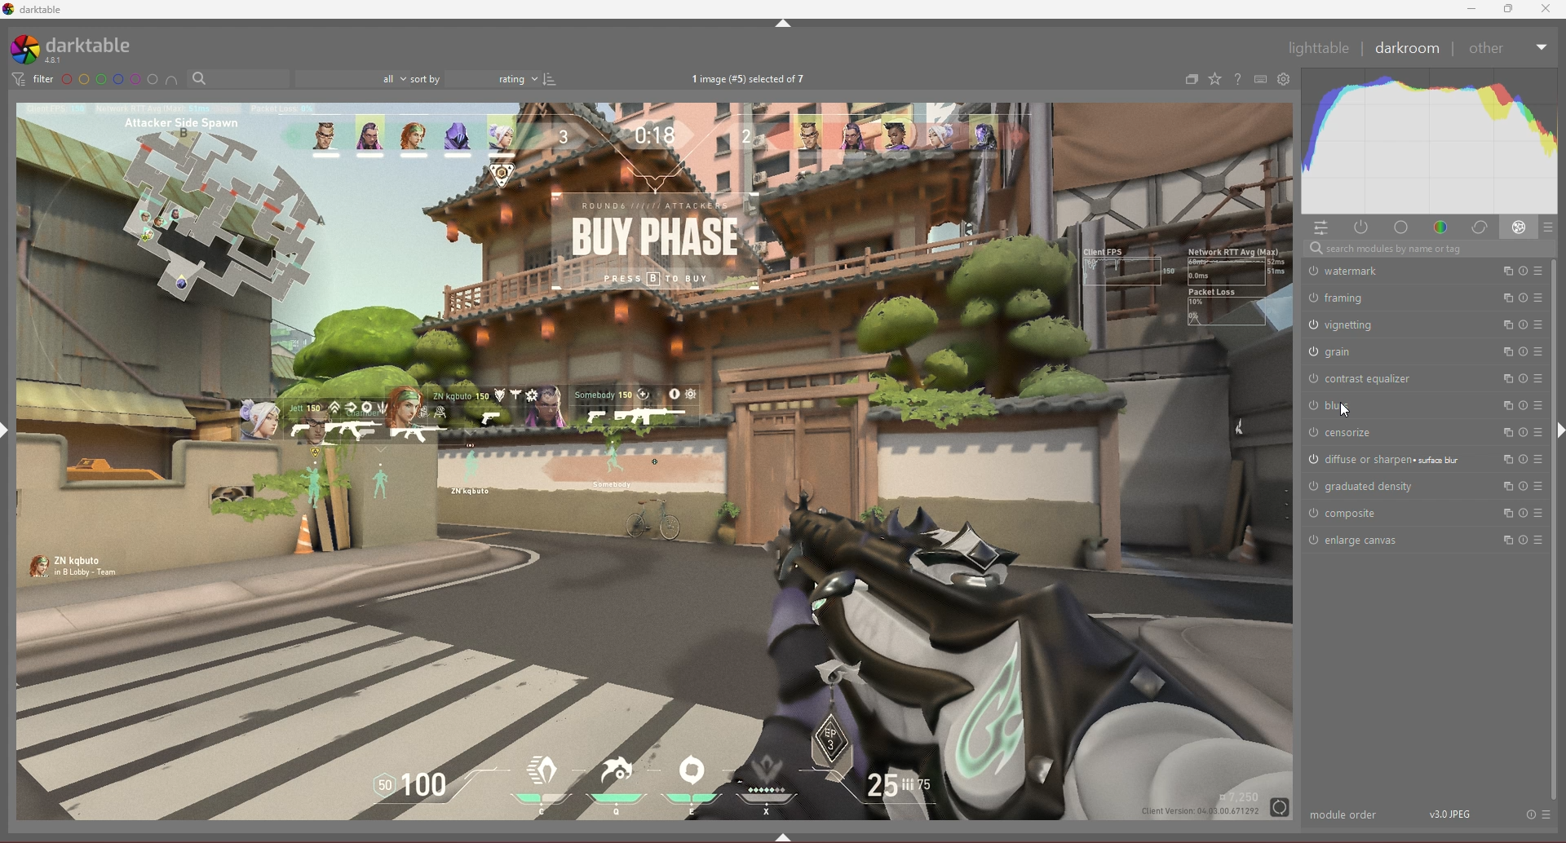 The height and width of the screenshot is (843, 1566). What do you see at coordinates (551, 78) in the screenshot?
I see `reverse sort order` at bounding box center [551, 78].